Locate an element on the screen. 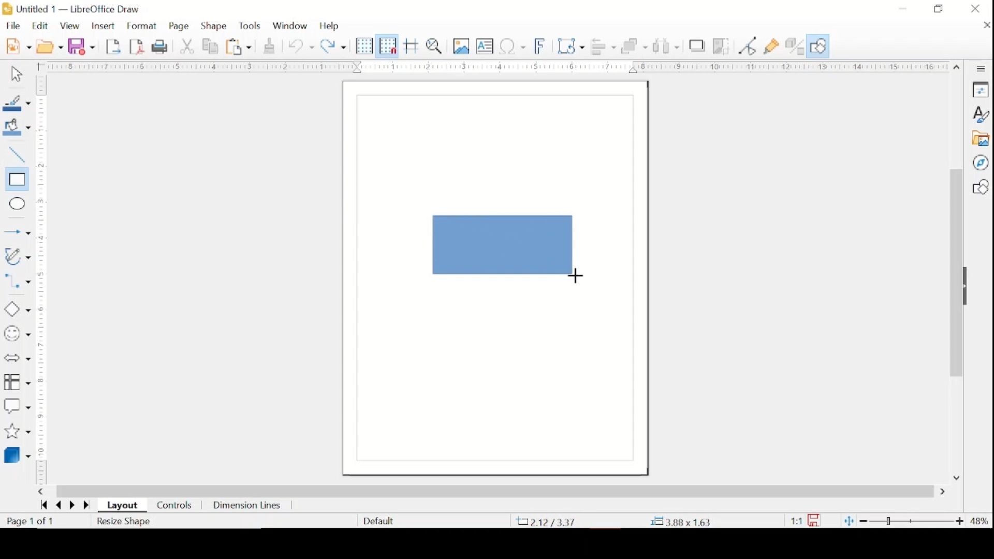  toggle point edit mode is located at coordinates (748, 46).